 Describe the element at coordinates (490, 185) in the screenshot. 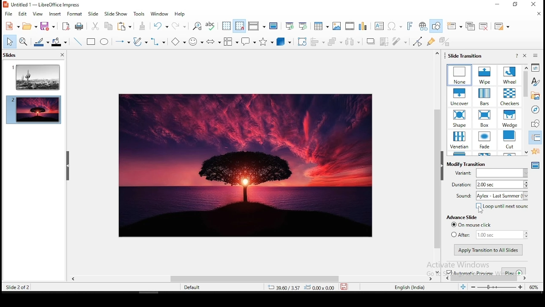

I see `duration 2.00 sec` at that location.